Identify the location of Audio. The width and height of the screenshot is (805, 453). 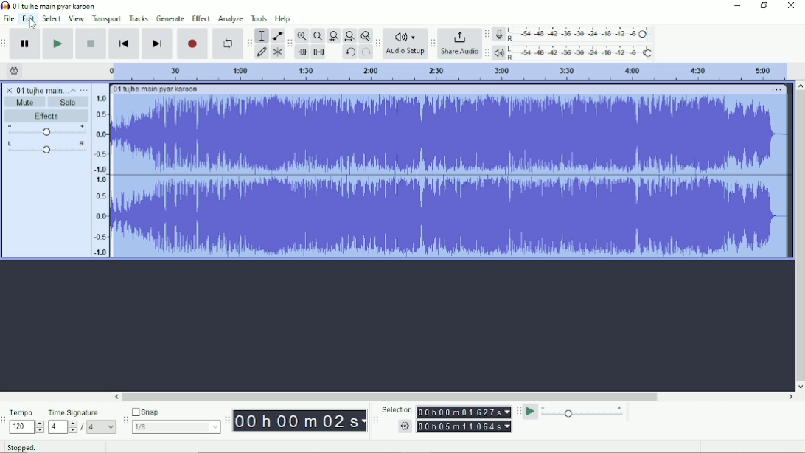
(451, 176).